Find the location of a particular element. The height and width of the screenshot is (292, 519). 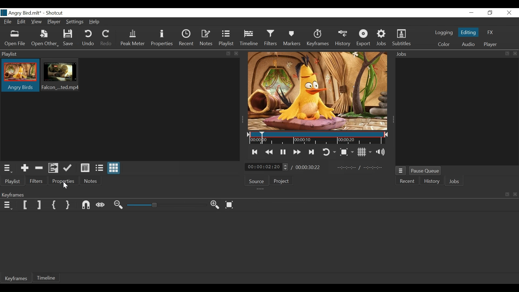

Recent is located at coordinates (408, 182).